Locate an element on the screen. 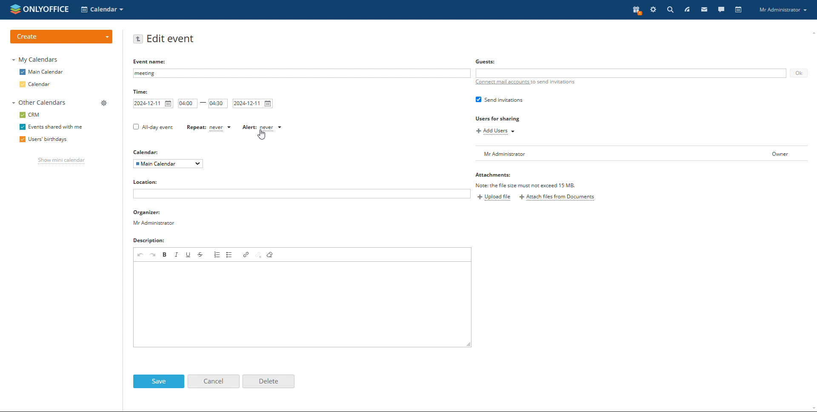  resize is located at coordinates (468, 344).